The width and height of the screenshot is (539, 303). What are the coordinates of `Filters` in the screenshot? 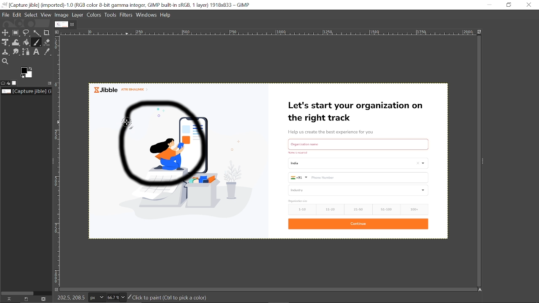 It's located at (127, 16).